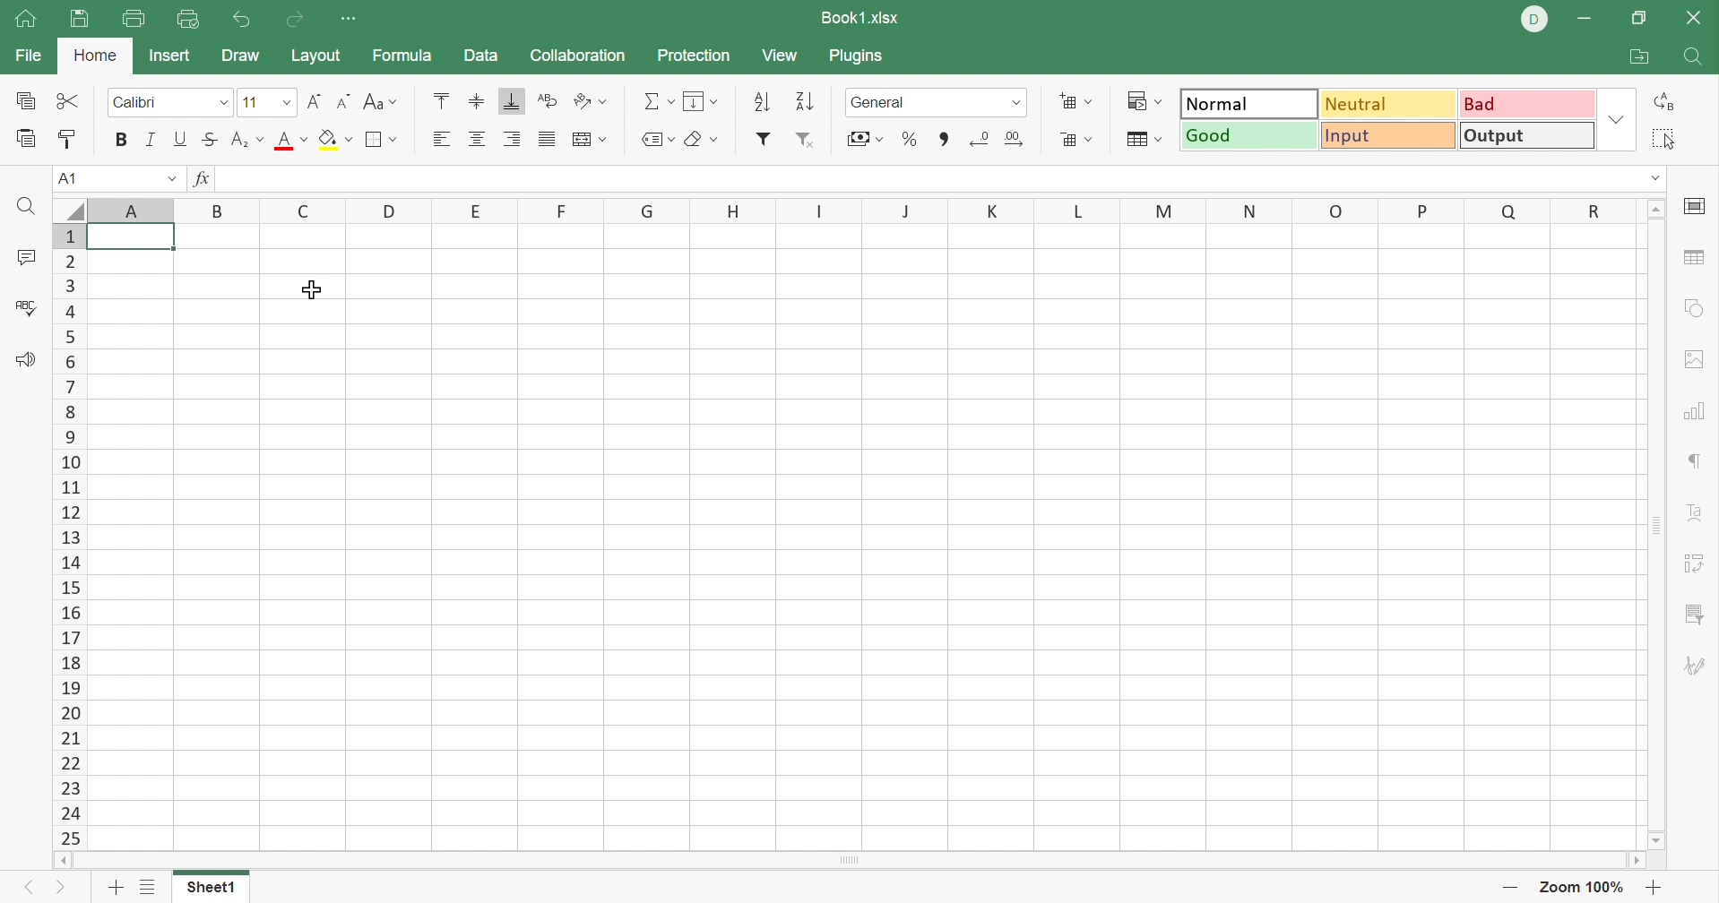 Image resolution: width=1719 pixels, height=903 pixels. Describe the element at coordinates (315, 291) in the screenshot. I see `Cursor` at that location.